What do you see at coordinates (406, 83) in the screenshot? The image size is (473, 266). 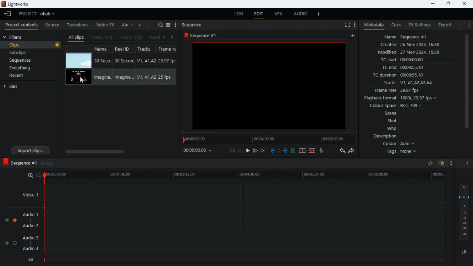 I see `tracks` at bounding box center [406, 83].